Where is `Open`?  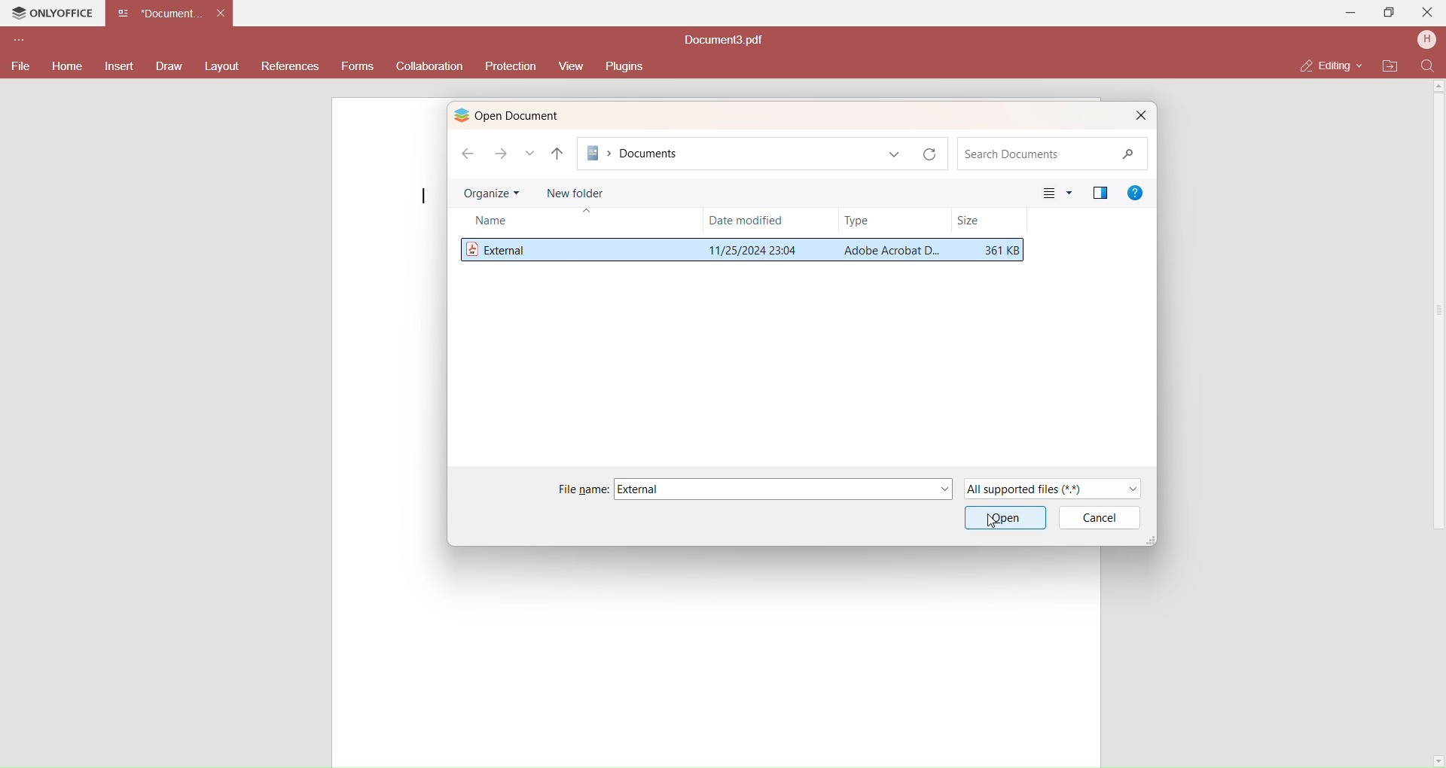 Open is located at coordinates (1005, 517).